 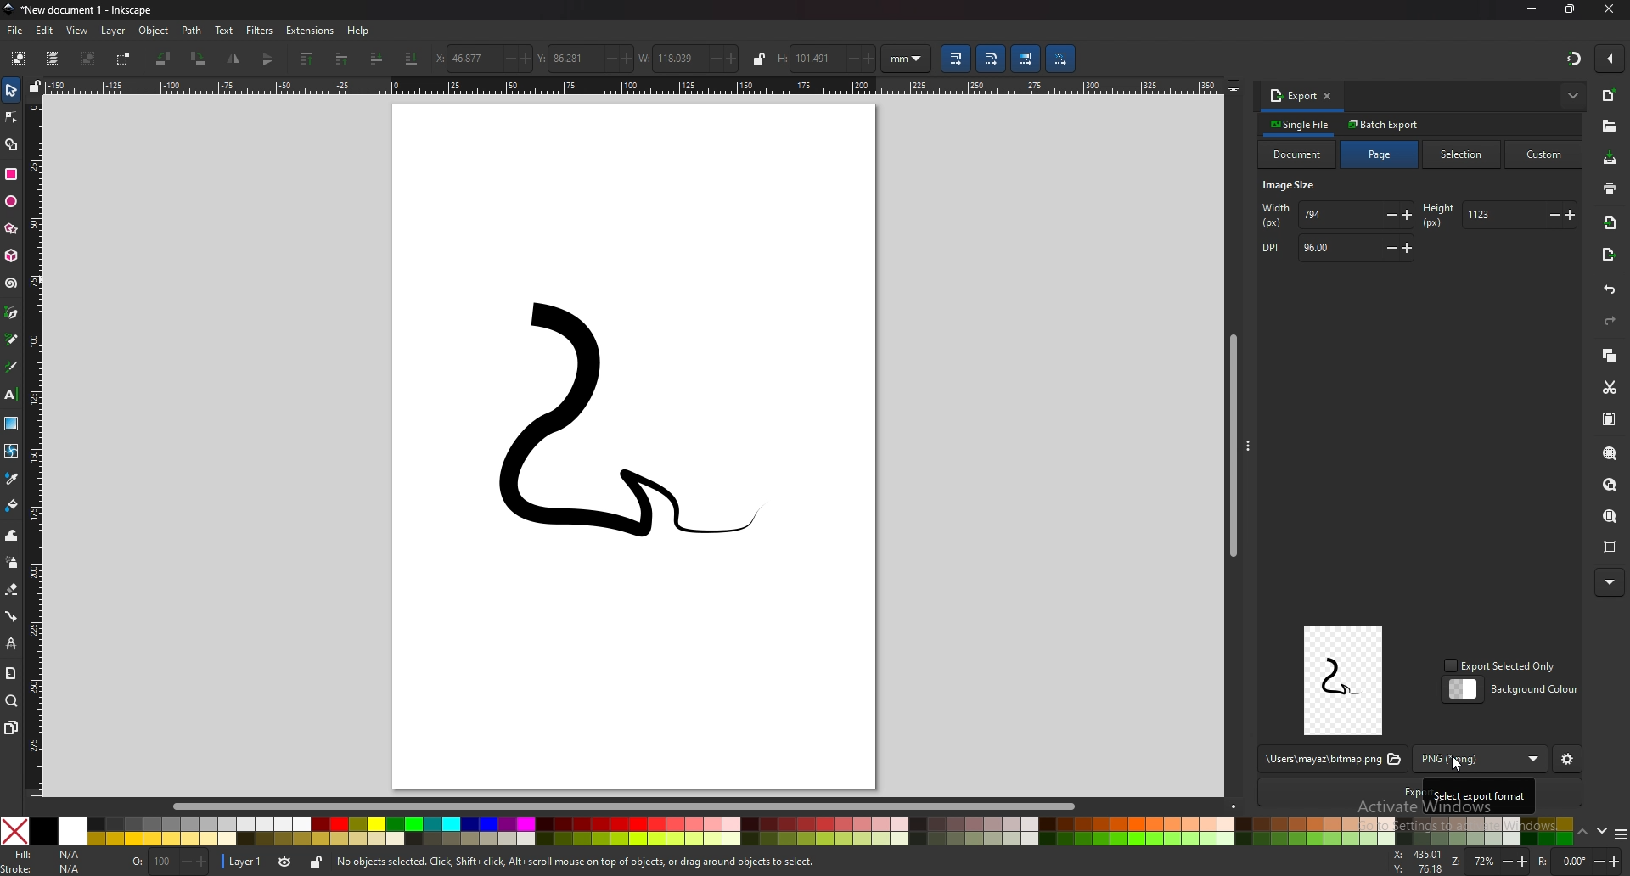 What do you see at coordinates (1579, 861) in the screenshot?
I see `rotation` at bounding box center [1579, 861].